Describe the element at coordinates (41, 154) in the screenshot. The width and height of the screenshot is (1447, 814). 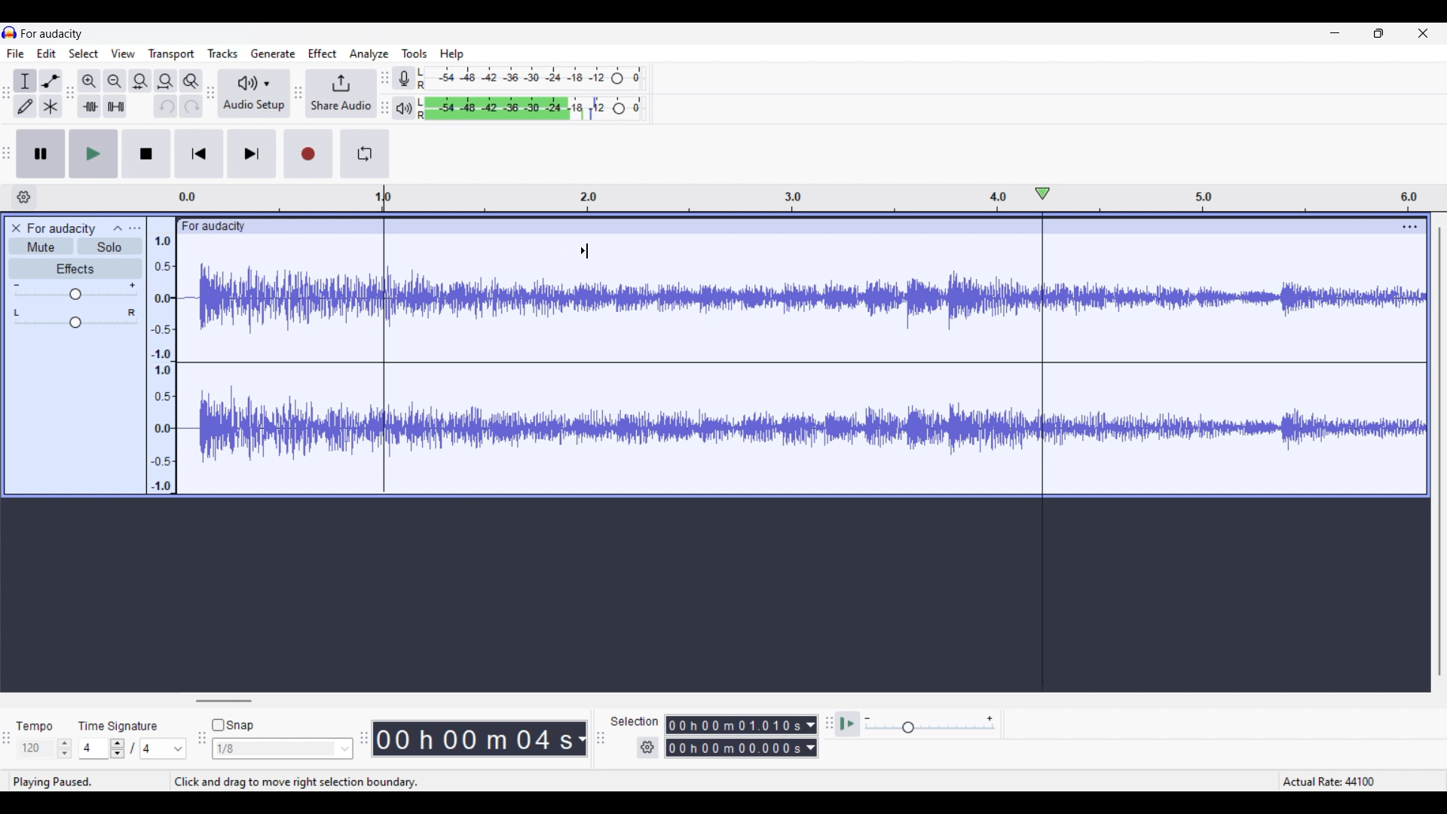
I see `Pause` at that location.